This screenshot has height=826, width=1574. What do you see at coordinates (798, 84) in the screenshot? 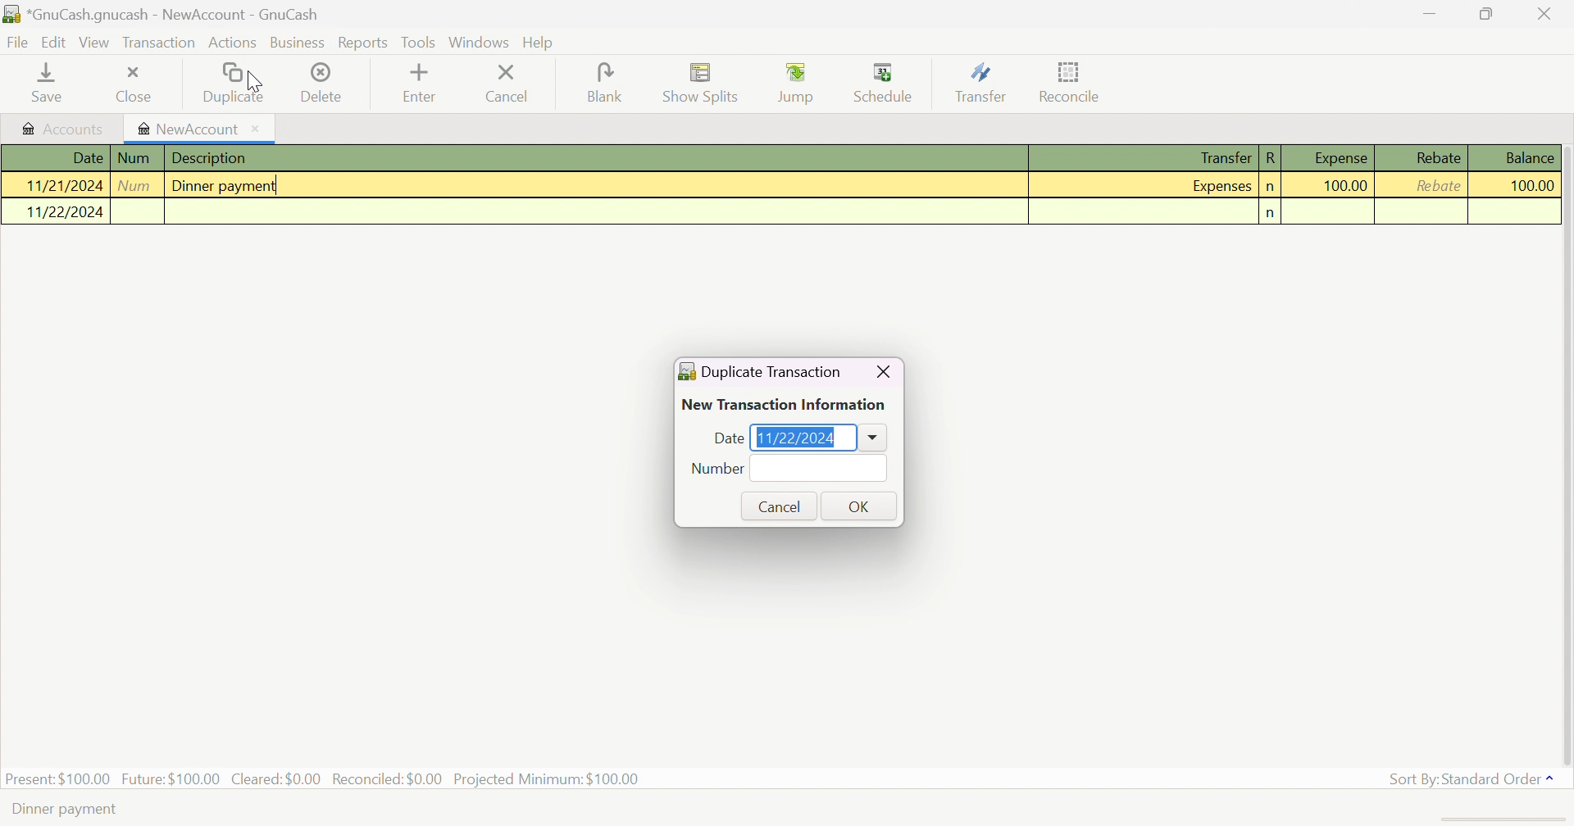
I see `Jump` at bounding box center [798, 84].